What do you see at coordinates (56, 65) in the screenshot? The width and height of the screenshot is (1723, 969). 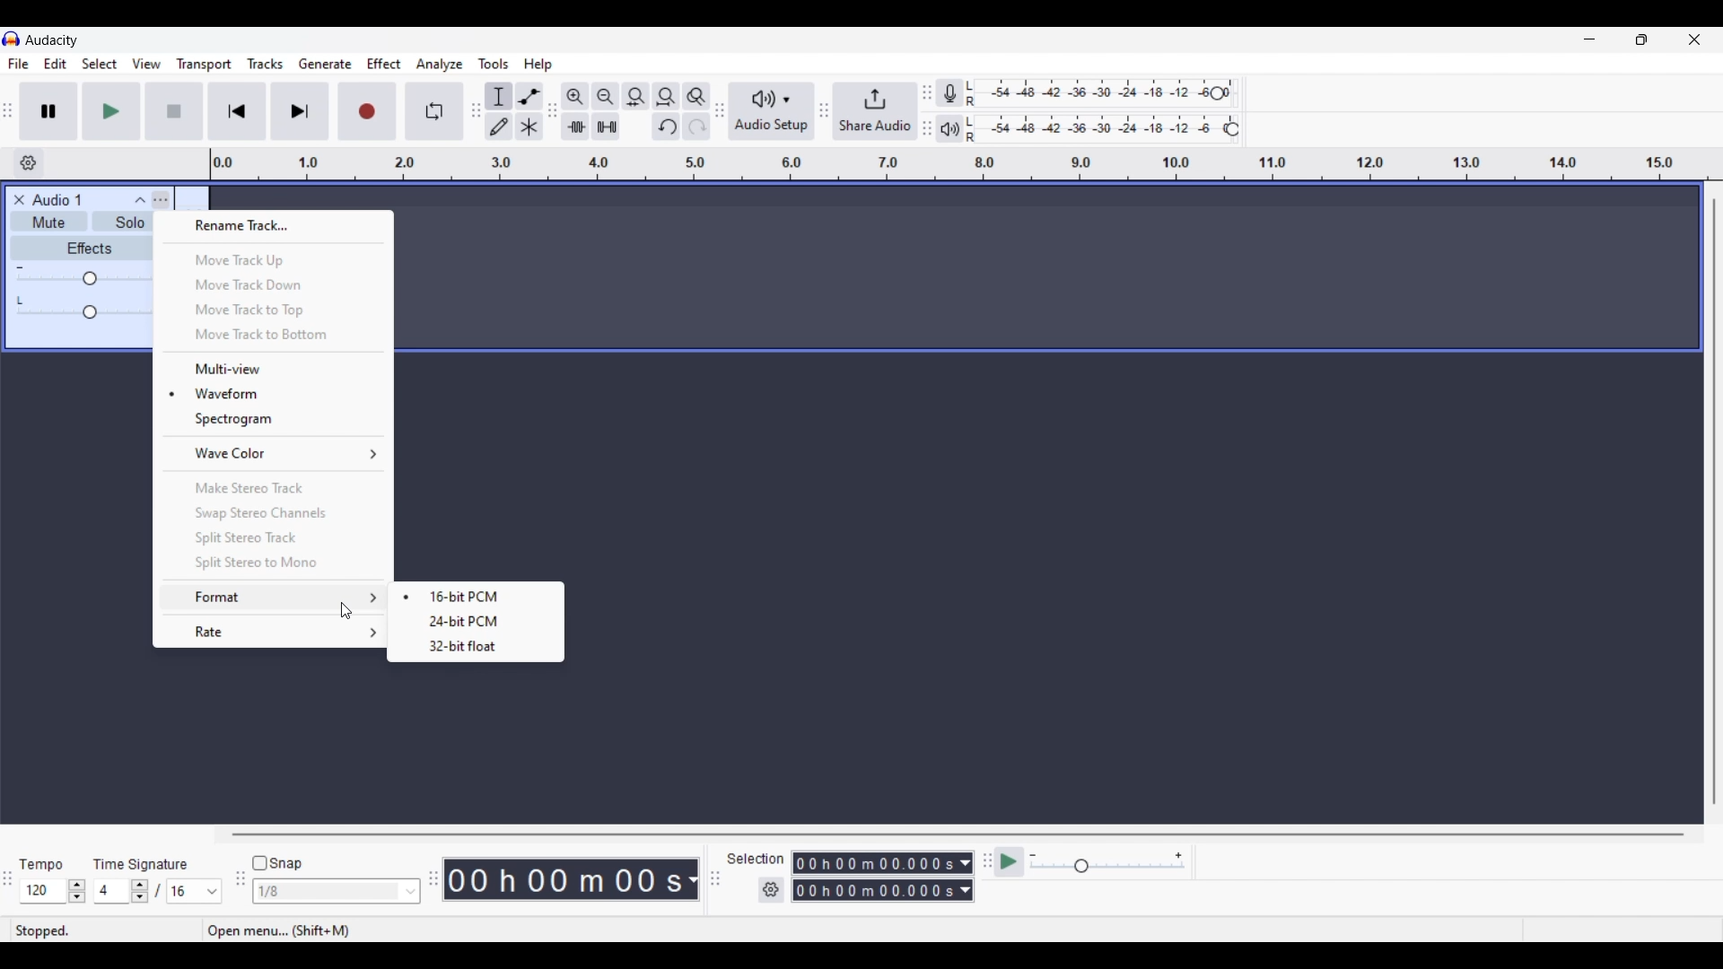 I see `Edit menu` at bounding box center [56, 65].